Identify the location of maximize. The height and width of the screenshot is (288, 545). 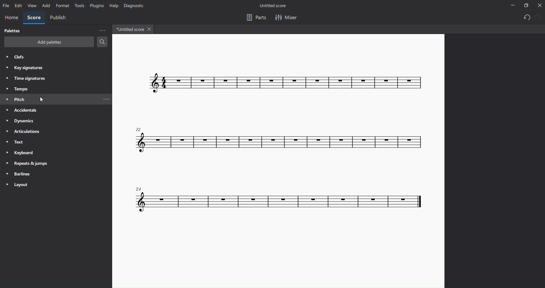
(525, 5).